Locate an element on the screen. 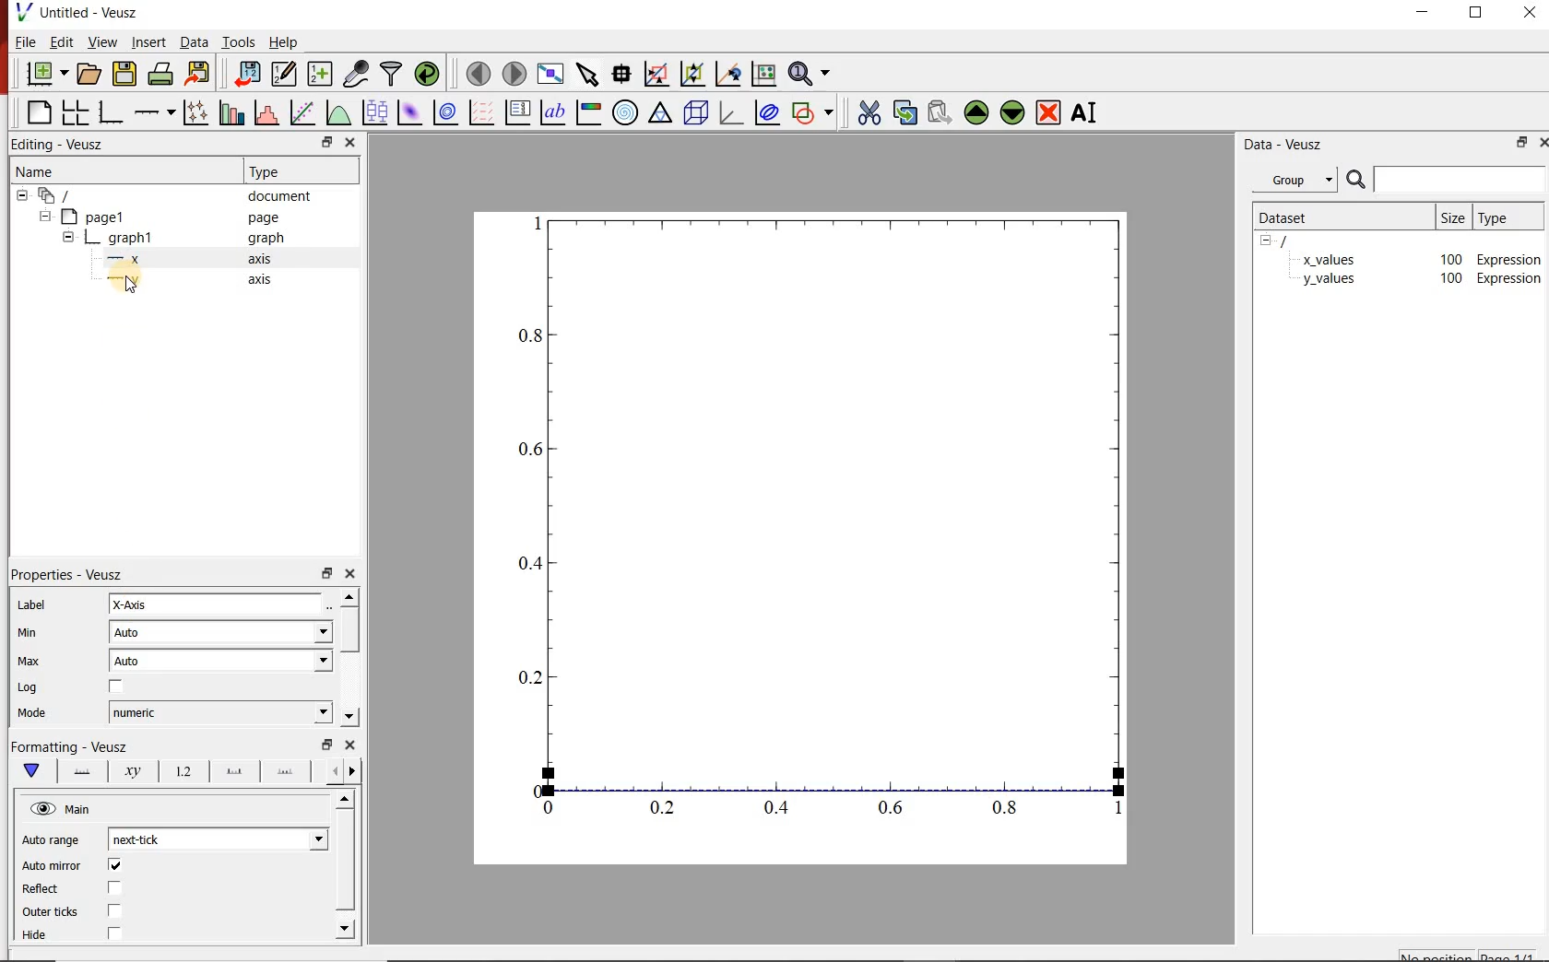 The image size is (1549, 962). click or draw a rectangle to zoom on graph axes is located at coordinates (656, 74).